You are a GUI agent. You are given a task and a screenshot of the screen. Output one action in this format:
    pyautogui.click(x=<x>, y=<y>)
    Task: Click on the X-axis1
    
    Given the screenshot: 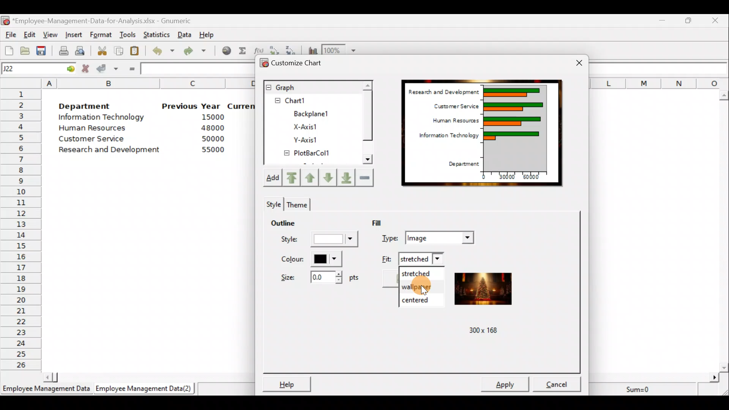 What is the action you would take?
    pyautogui.click(x=311, y=126)
    